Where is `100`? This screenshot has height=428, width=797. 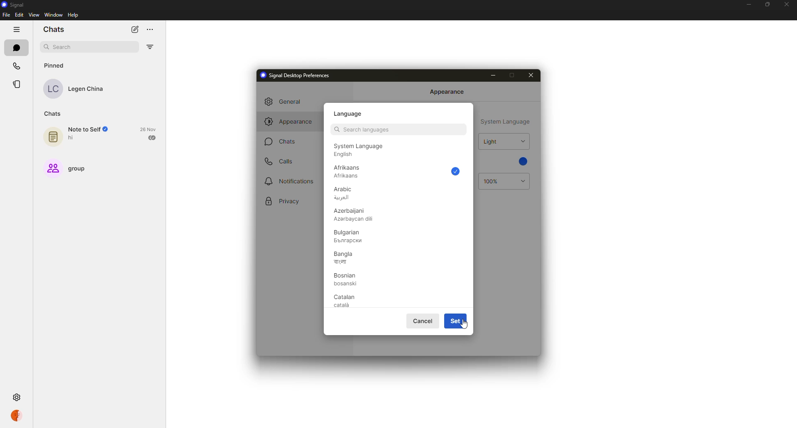
100 is located at coordinates (493, 181).